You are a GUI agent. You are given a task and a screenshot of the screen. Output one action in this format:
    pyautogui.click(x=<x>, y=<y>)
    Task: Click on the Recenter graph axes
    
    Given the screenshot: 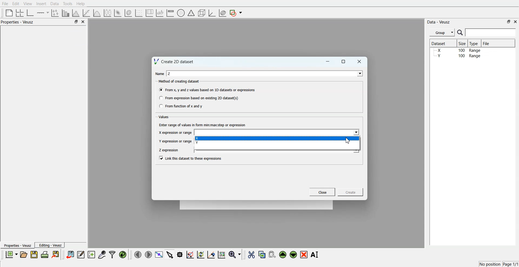 What is the action you would take?
    pyautogui.click(x=211, y=254)
    